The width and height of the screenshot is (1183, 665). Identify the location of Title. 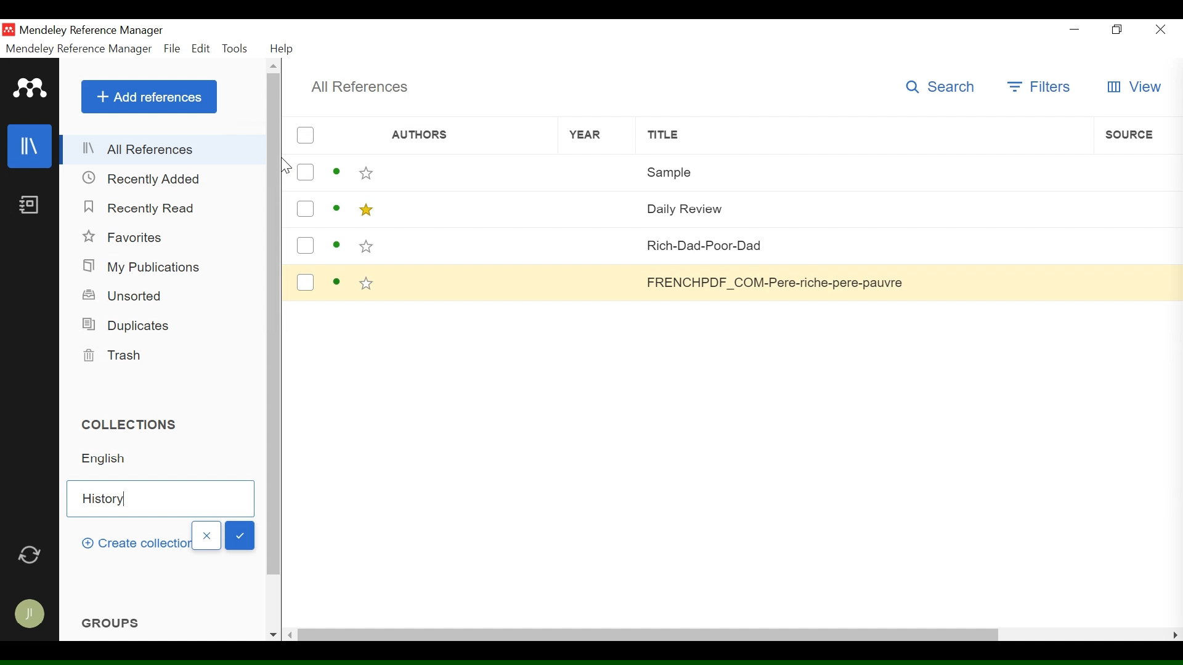
(864, 136).